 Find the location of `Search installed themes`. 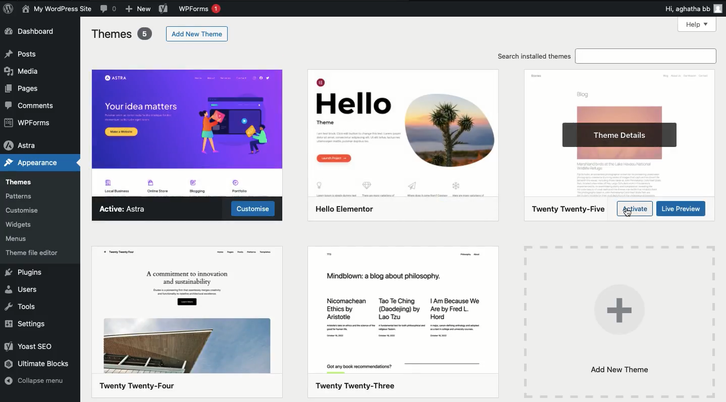

Search installed themes is located at coordinates (534, 57).